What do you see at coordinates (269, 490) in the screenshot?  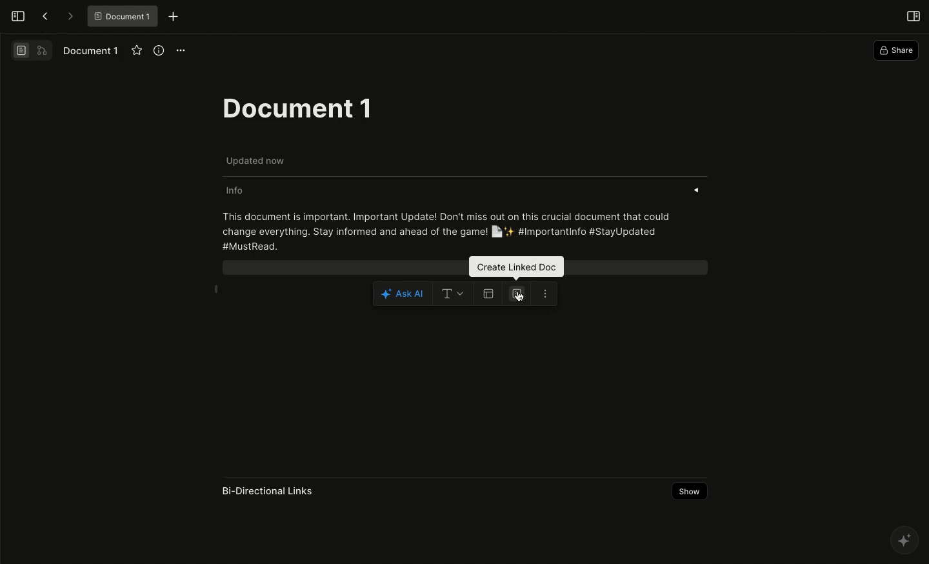 I see `Bi-Directional Links` at bounding box center [269, 490].